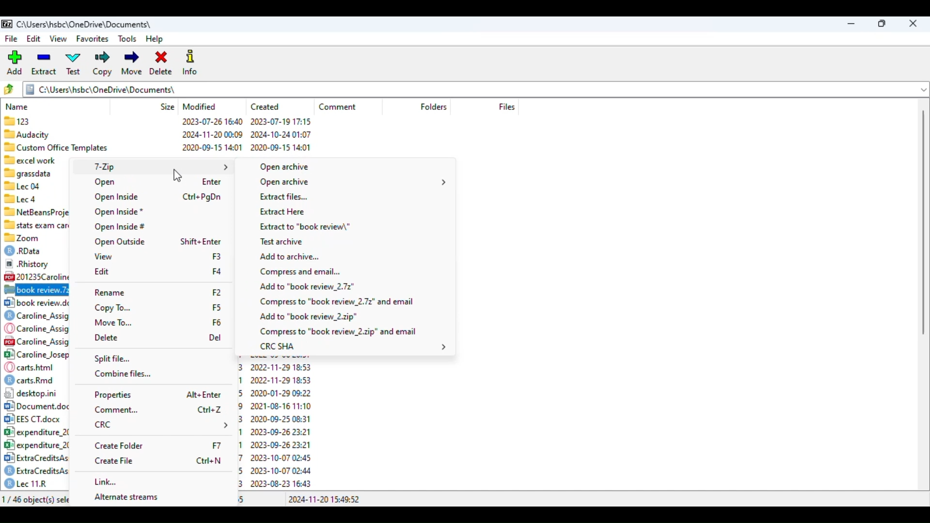  Describe the element at coordinates (216, 338) in the screenshot. I see `shortcut for delete` at that location.